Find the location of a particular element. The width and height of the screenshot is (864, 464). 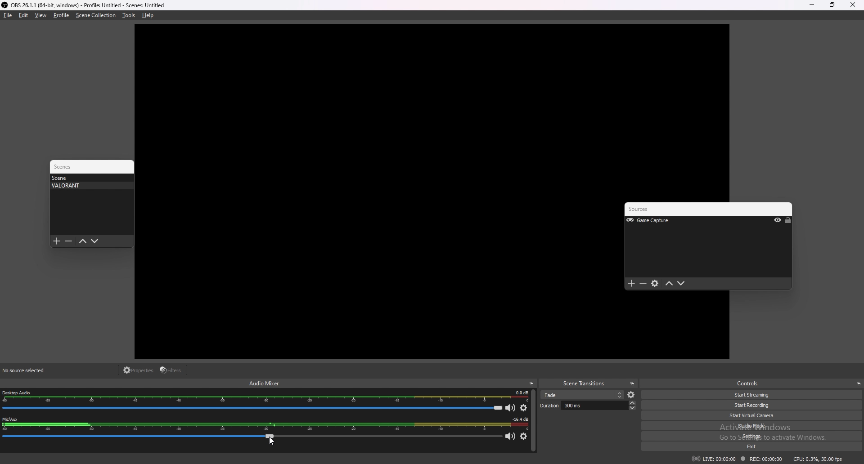

pop out is located at coordinates (531, 384).